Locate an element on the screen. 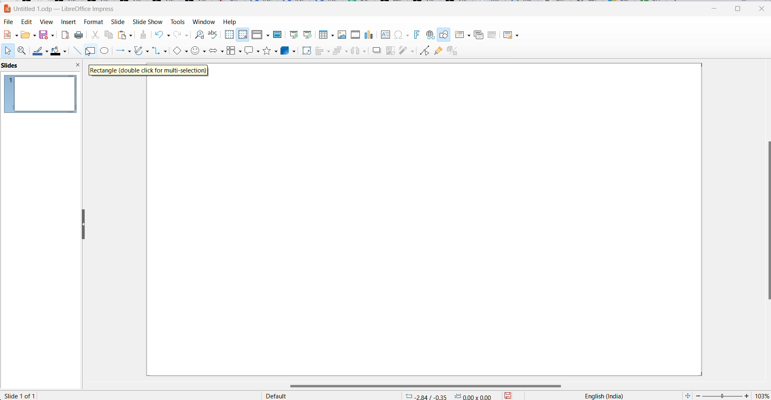  Insert image is located at coordinates (343, 35).